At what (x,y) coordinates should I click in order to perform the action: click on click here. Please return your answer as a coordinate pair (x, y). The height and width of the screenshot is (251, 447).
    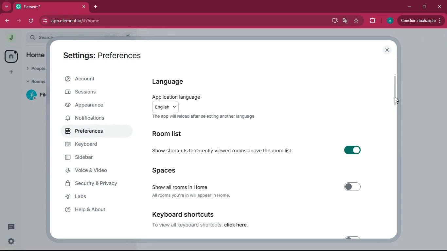
    Looking at the image, I should click on (236, 225).